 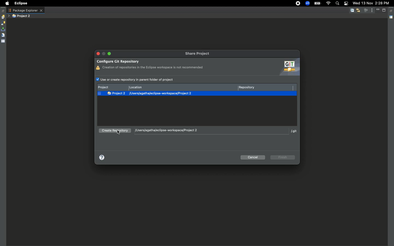 What do you see at coordinates (114, 132) in the screenshot?
I see `create repository ` at bounding box center [114, 132].